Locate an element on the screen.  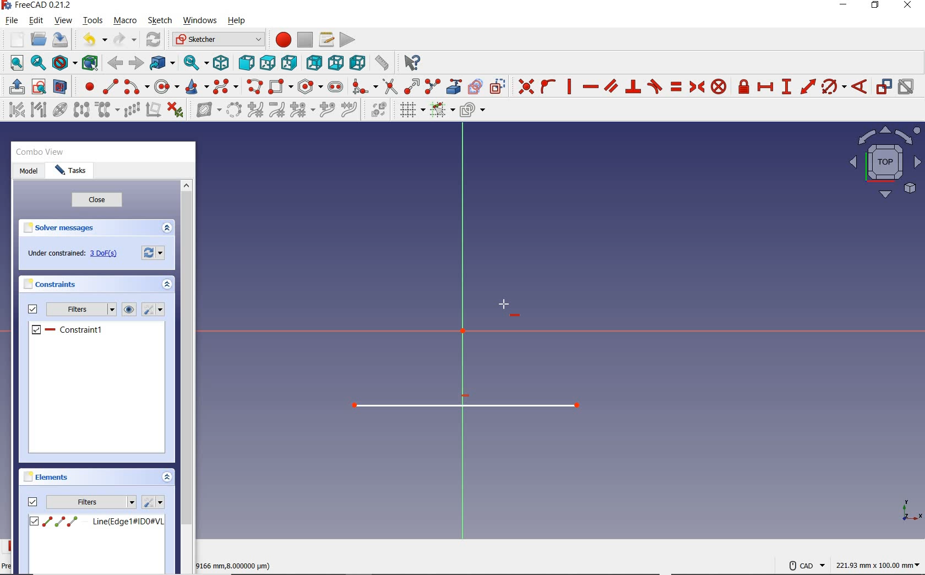
SHOW/HIDE B-SPLINE INFORMATION LAYER is located at coordinates (207, 111).